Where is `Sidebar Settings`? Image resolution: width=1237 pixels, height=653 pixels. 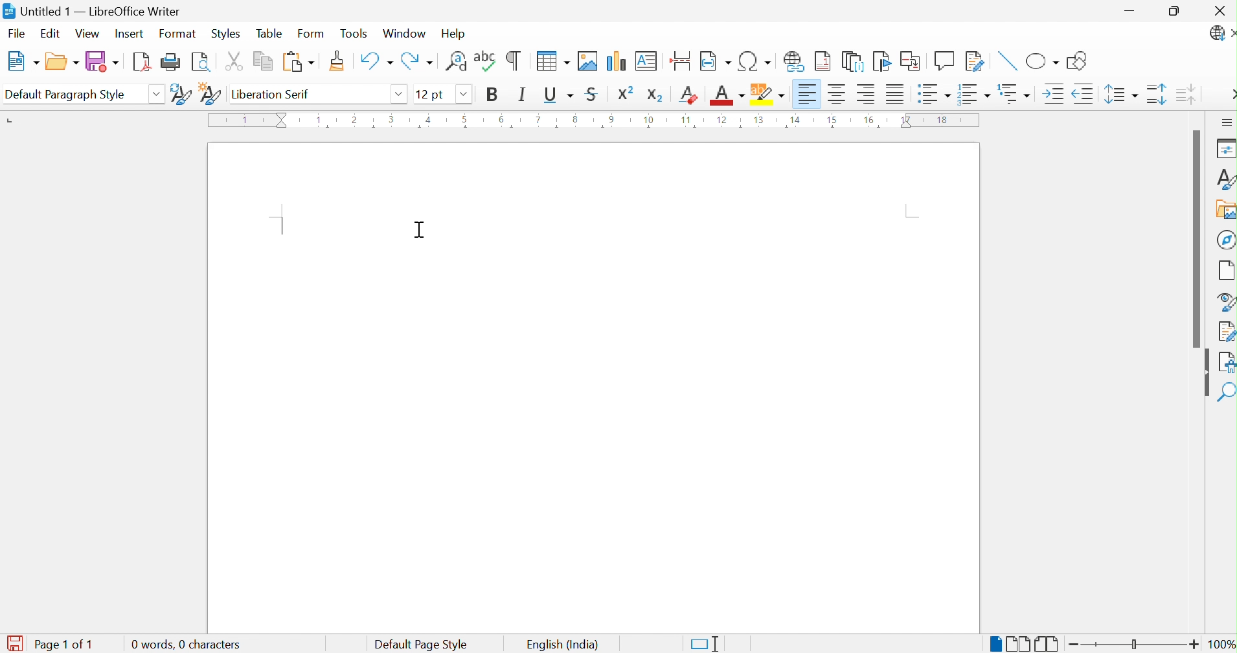
Sidebar Settings is located at coordinates (1227, 122).